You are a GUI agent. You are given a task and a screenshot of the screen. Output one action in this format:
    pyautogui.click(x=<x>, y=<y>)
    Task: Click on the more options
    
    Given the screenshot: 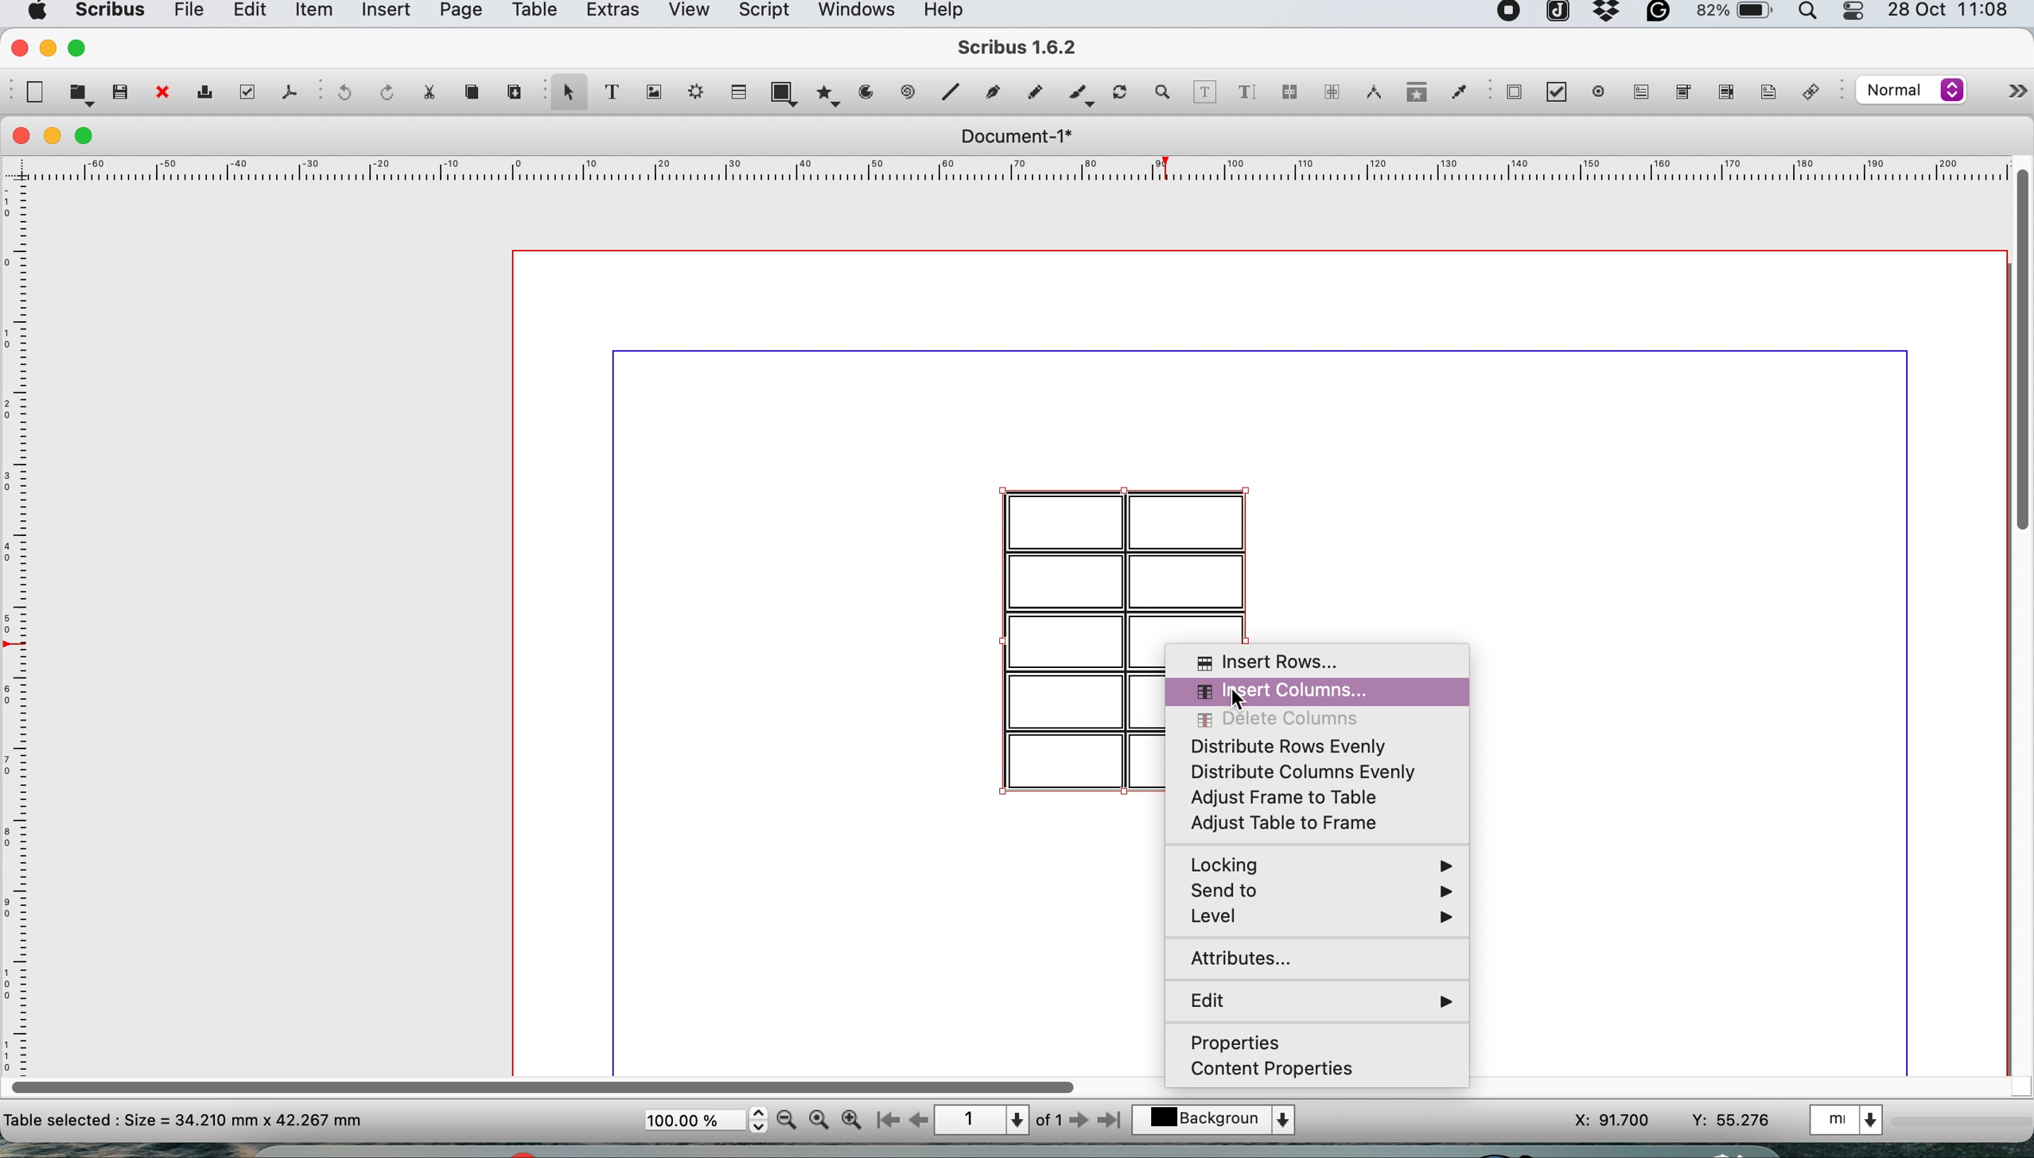 What is the action you would take?
    pyautogui.click(x=2001, y=95)
    